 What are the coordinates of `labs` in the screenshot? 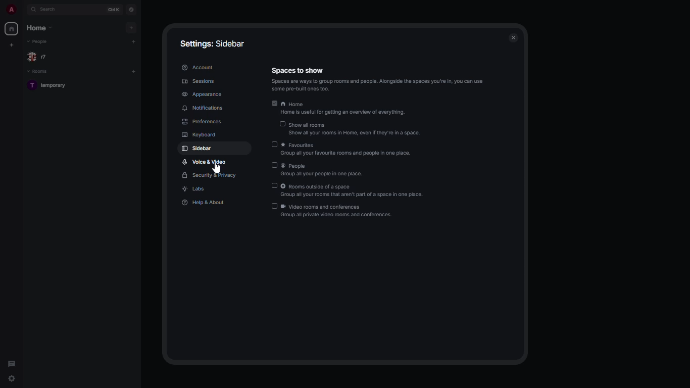 It's located at (195, 189).